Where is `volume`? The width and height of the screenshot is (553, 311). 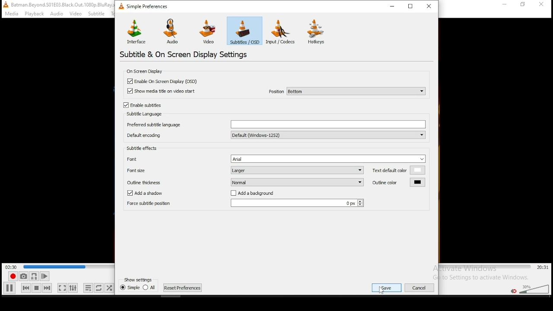
volume is located at coordinates (535, 288).